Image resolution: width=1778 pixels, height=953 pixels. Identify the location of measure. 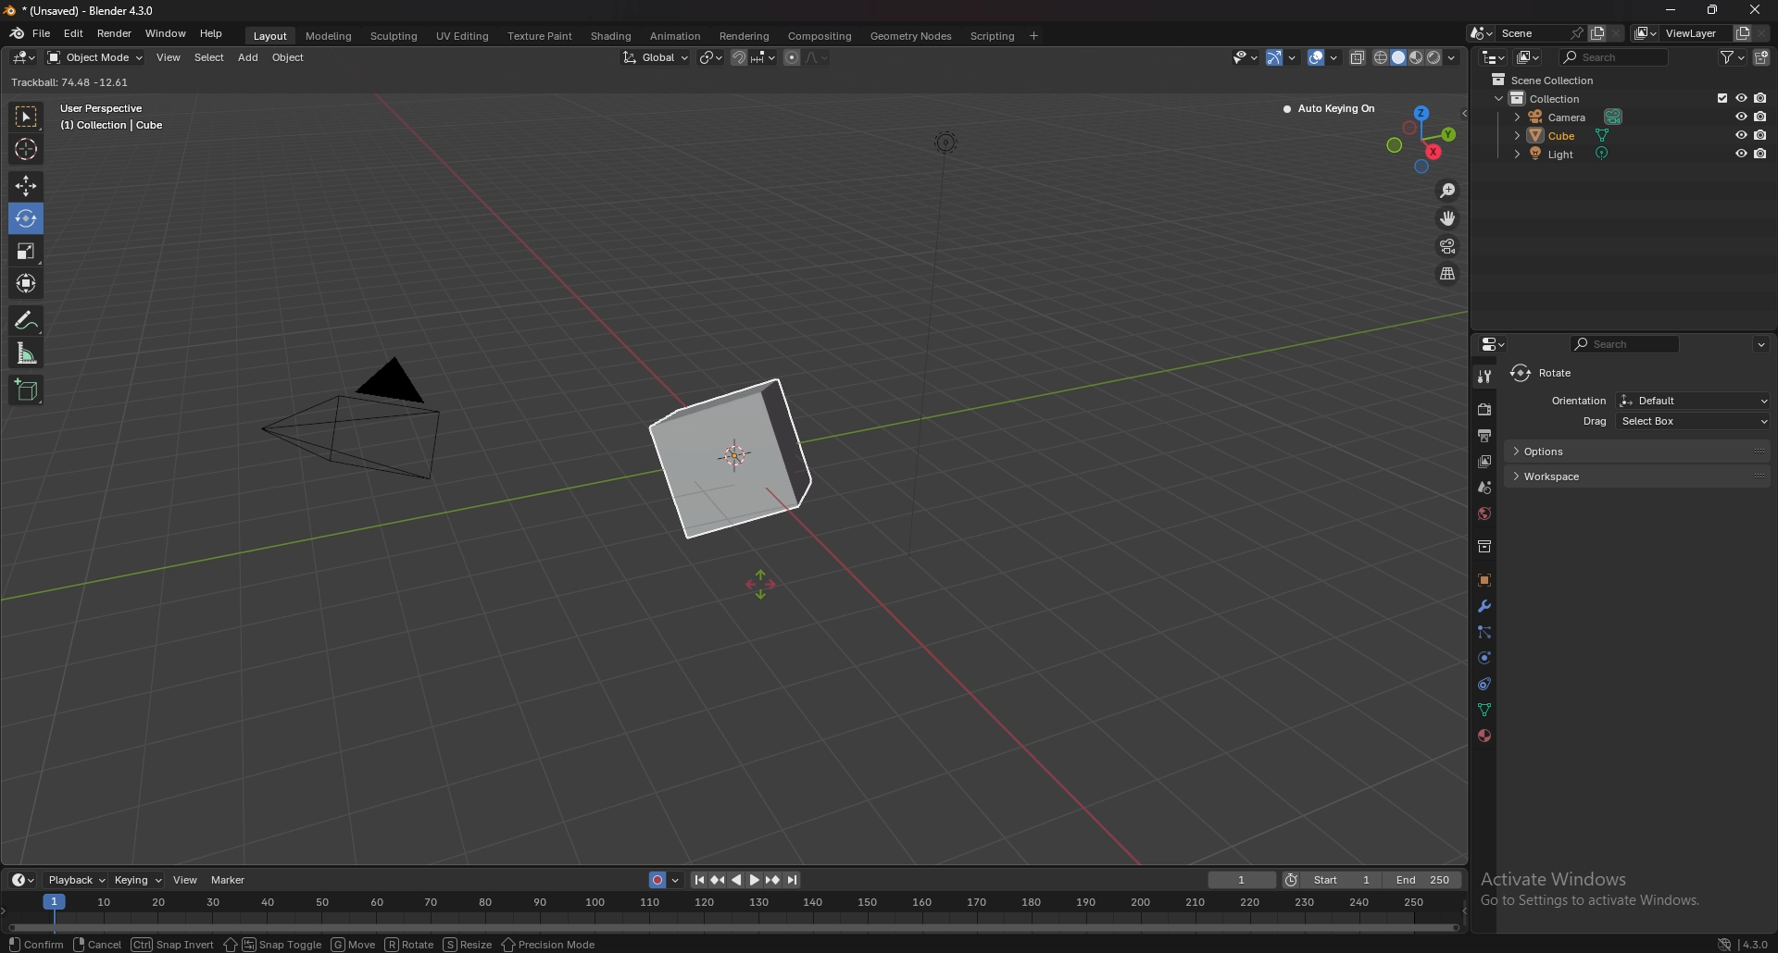
(27, 353).